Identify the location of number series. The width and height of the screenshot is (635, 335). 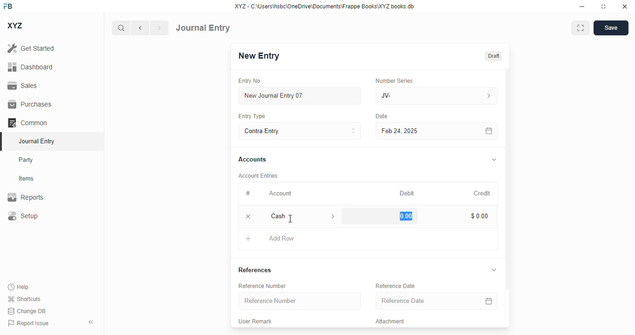
(395, 80).